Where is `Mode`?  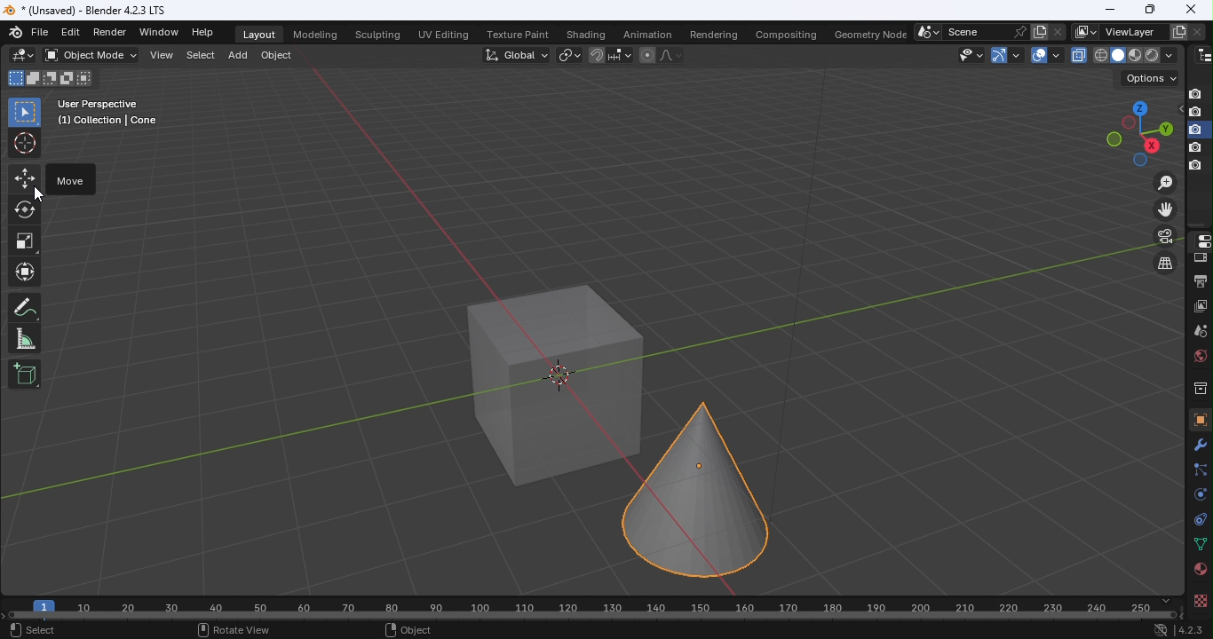 Mode is located at coordinates (88, 78).